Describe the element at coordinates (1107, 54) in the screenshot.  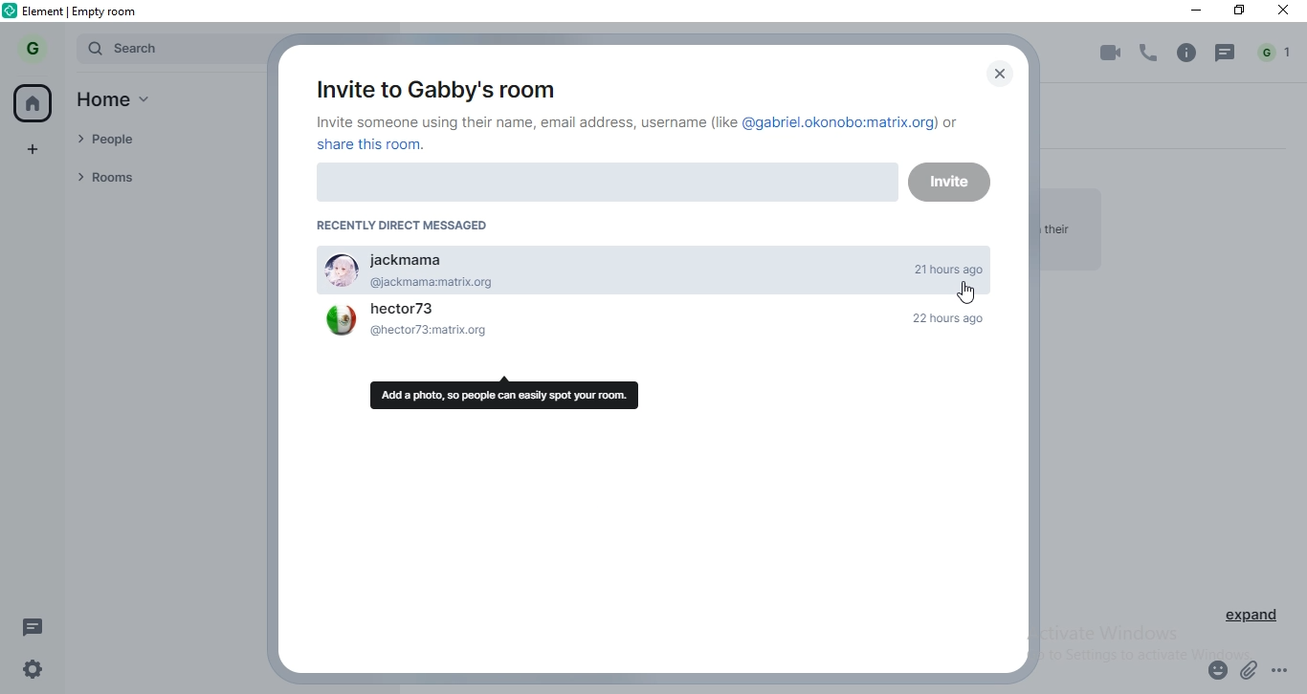
I see `video call` at that location.